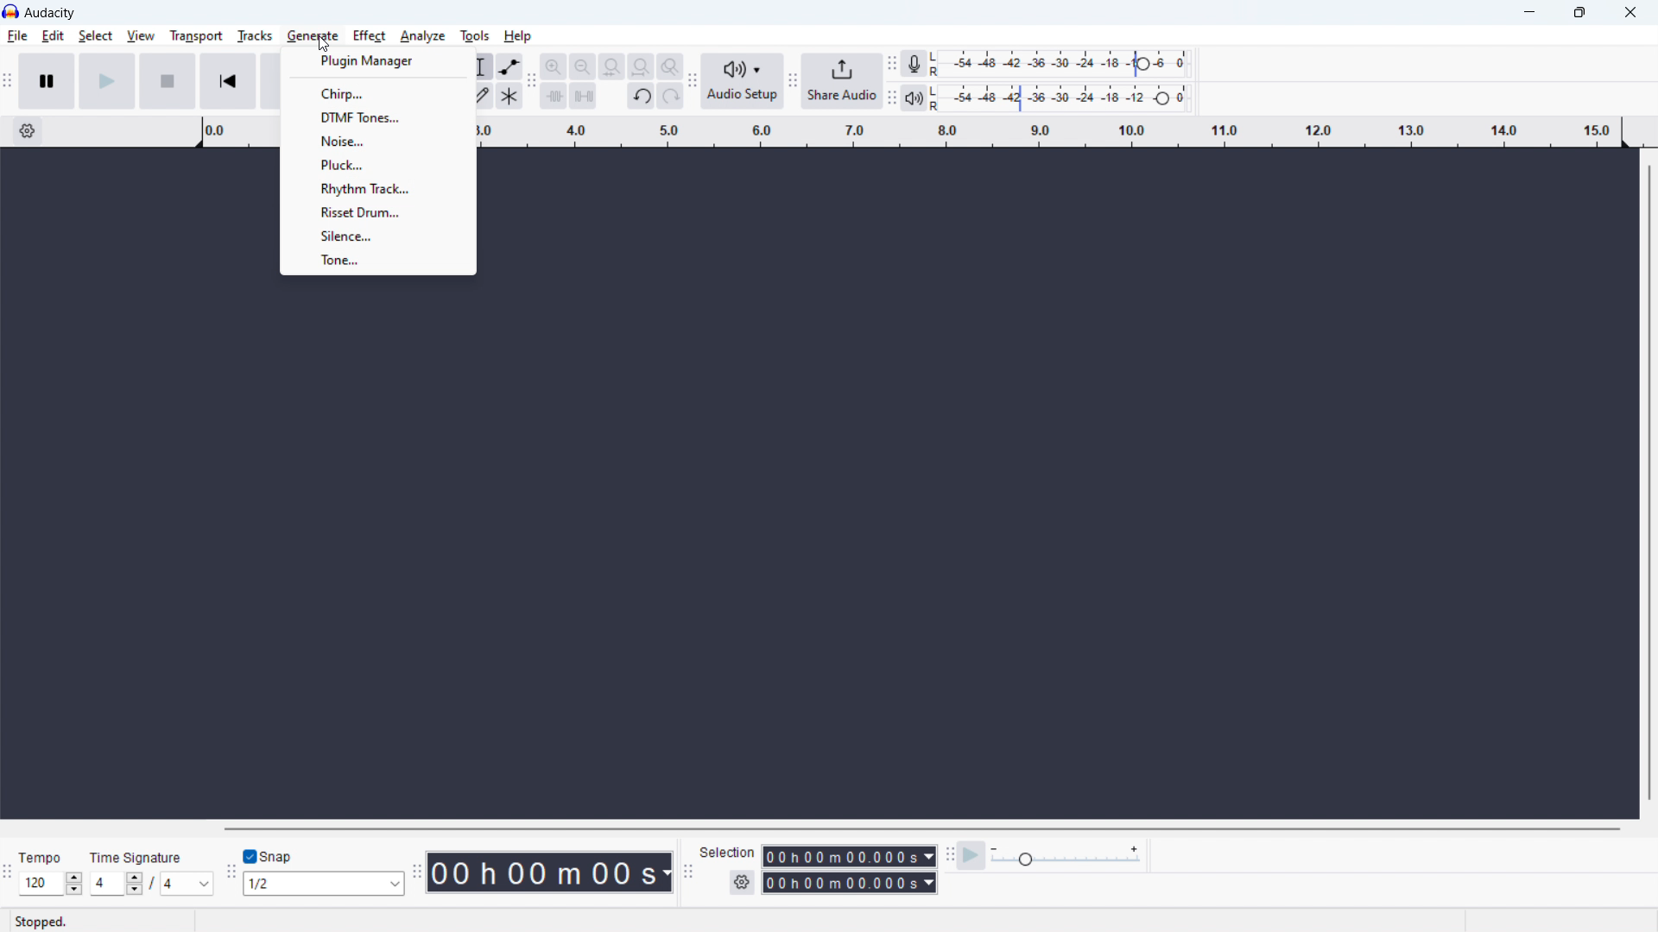 This screenshot has height=932, width=1658. What do you see at coordinates (481, 66) in the screenshot?
I see `selection tool` at bounding box center [481, 66].